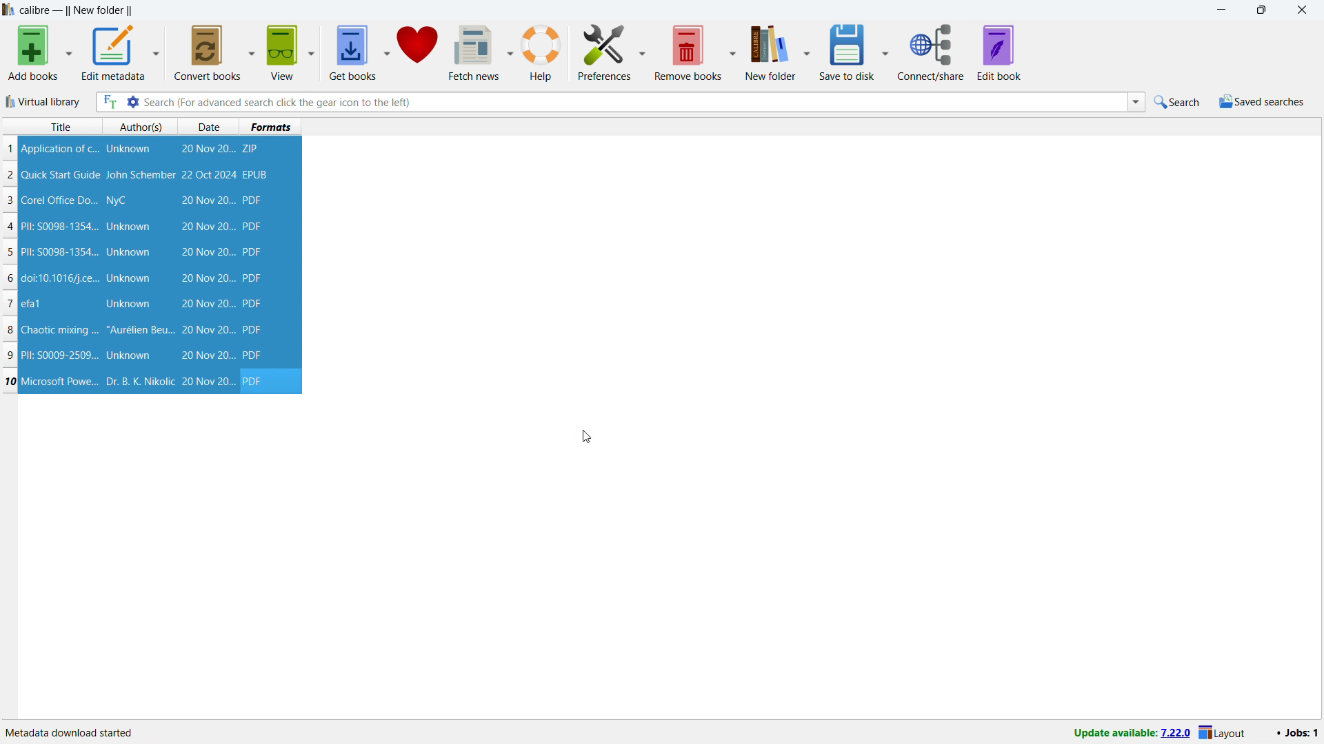 The height and width of the screenshot is (744, 1324). What do you see at coordinates (252, 149) in the screenshot?
I see `ZIP` at bounding box center [252, 149].